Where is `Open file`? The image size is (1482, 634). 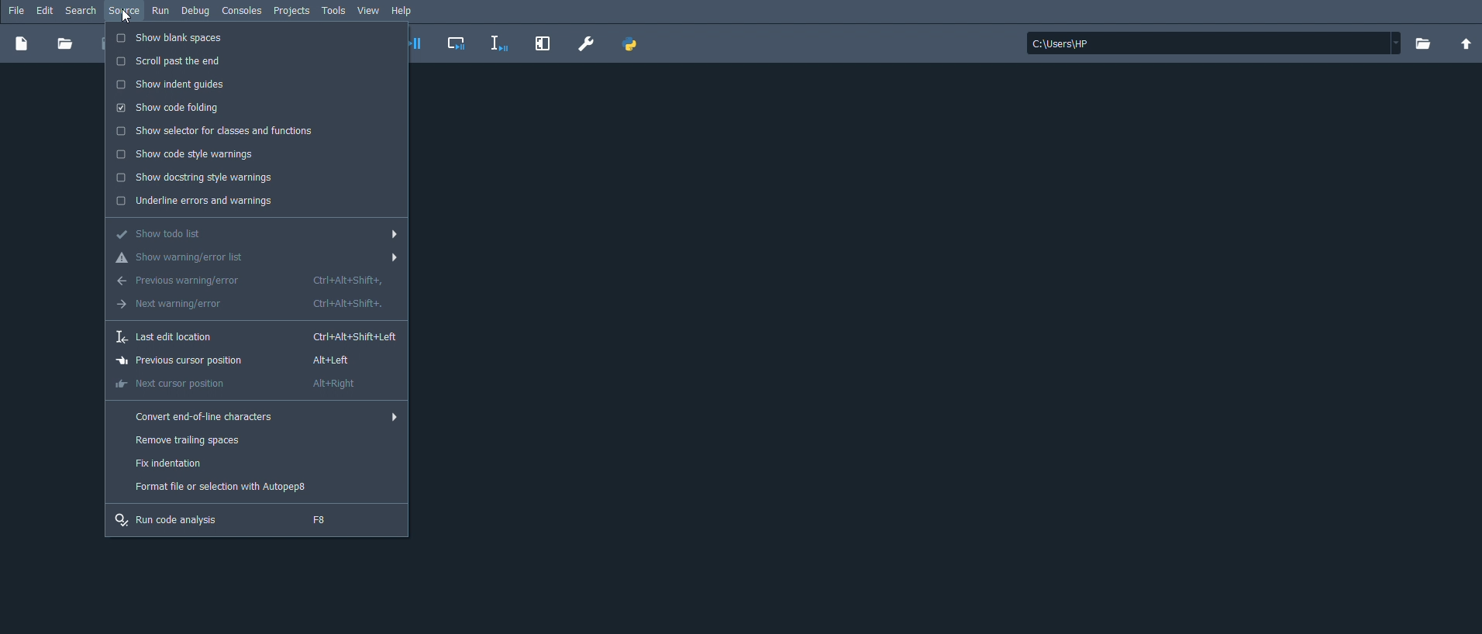 Open file is located at coordinates (67, 46).